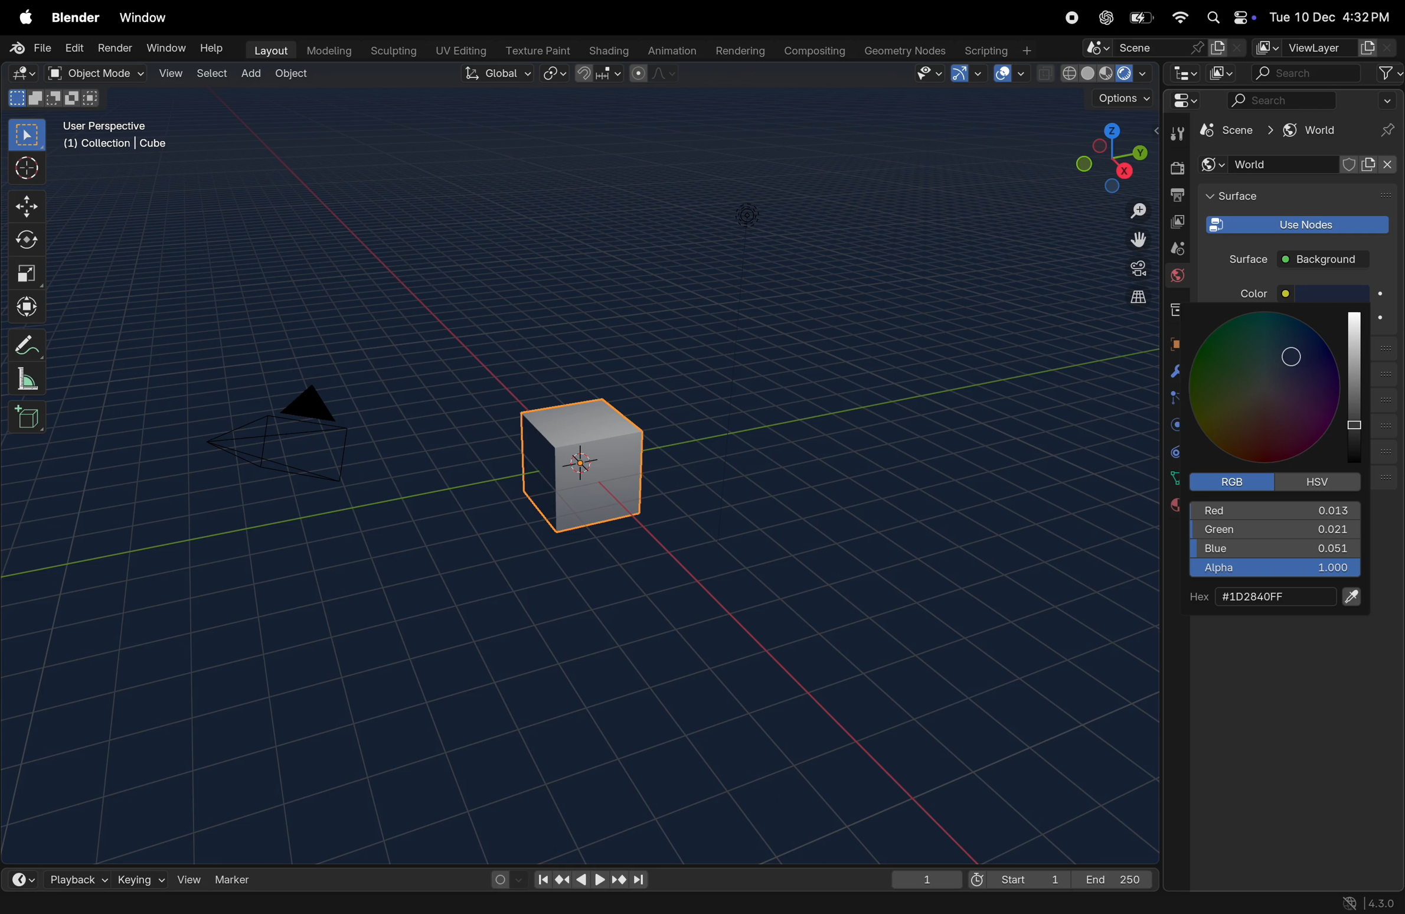  What do you see at coordinates (1175, 425) in the screenshot?
I see `physics` at bounding box center [1175, 425].